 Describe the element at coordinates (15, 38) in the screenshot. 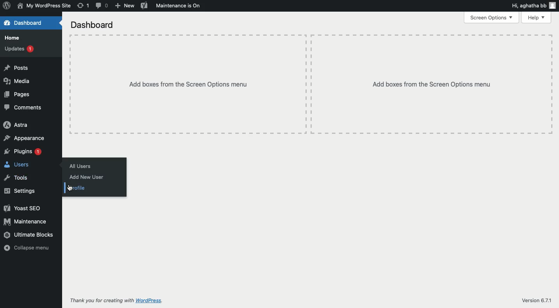

I see `Home` at that location.